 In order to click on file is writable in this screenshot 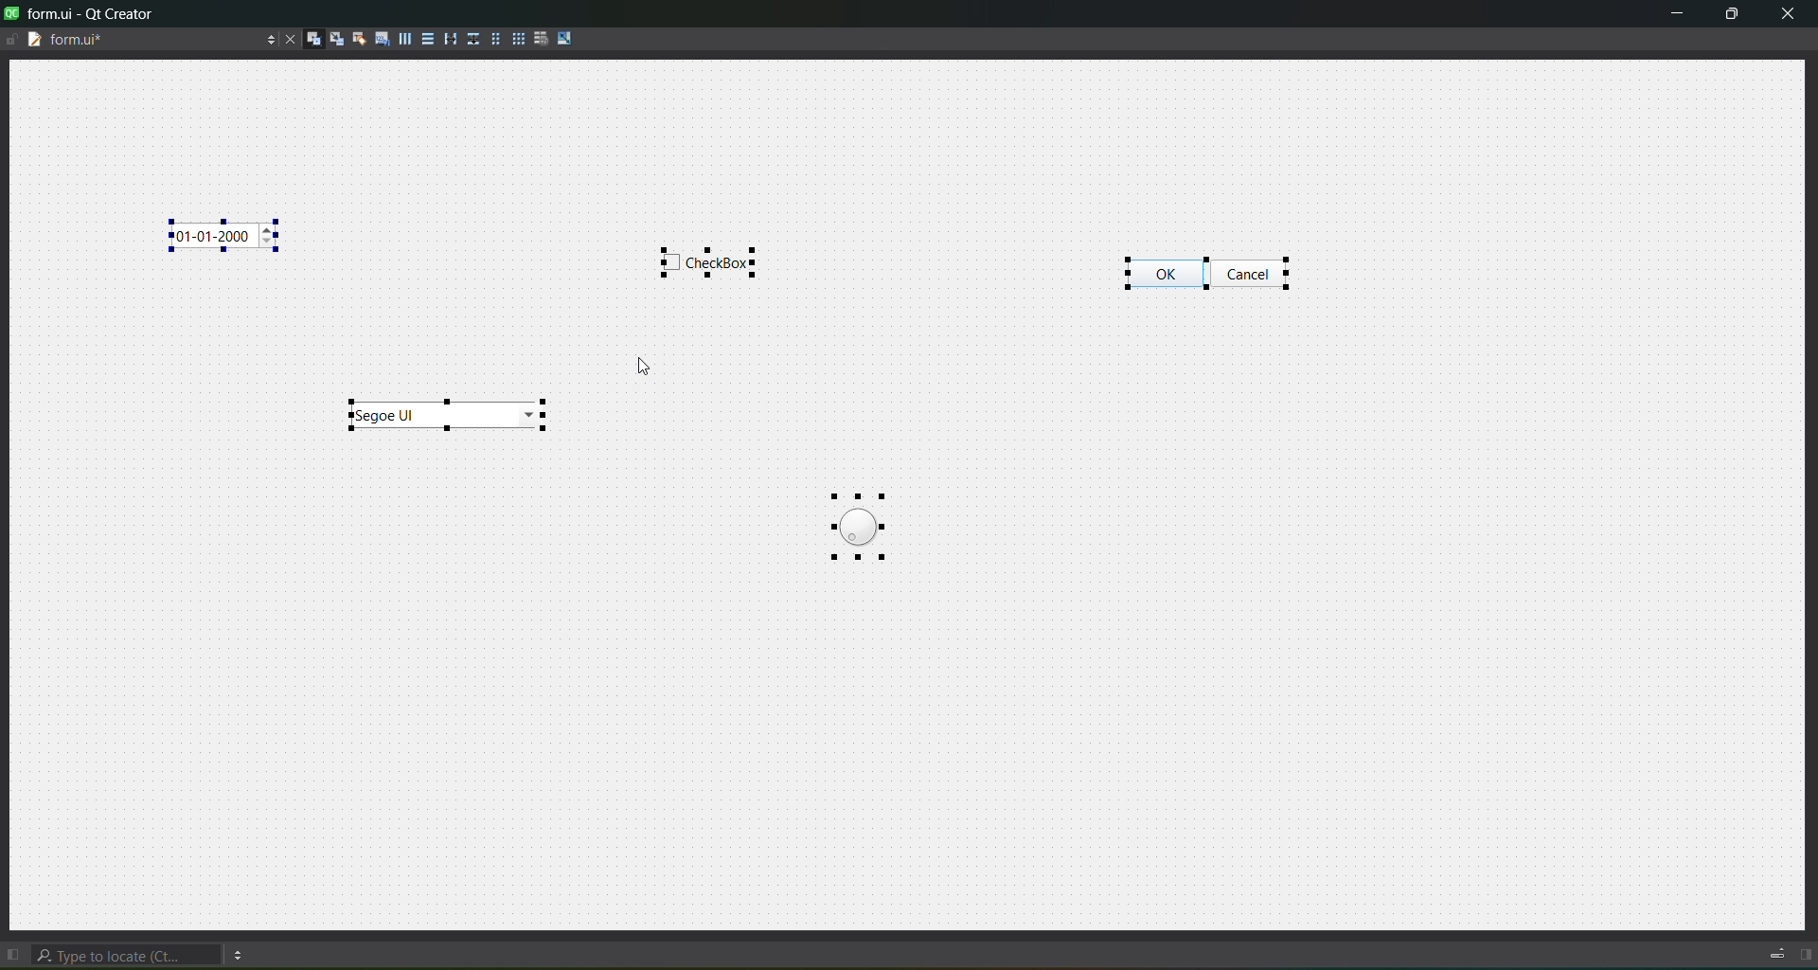, I will do `click(11, 38)`.